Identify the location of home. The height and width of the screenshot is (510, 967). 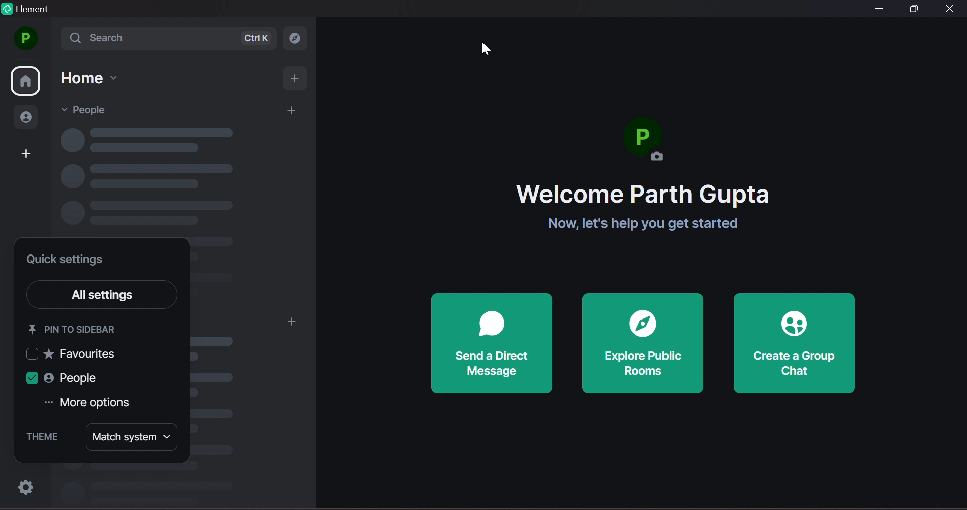
(90, 78).